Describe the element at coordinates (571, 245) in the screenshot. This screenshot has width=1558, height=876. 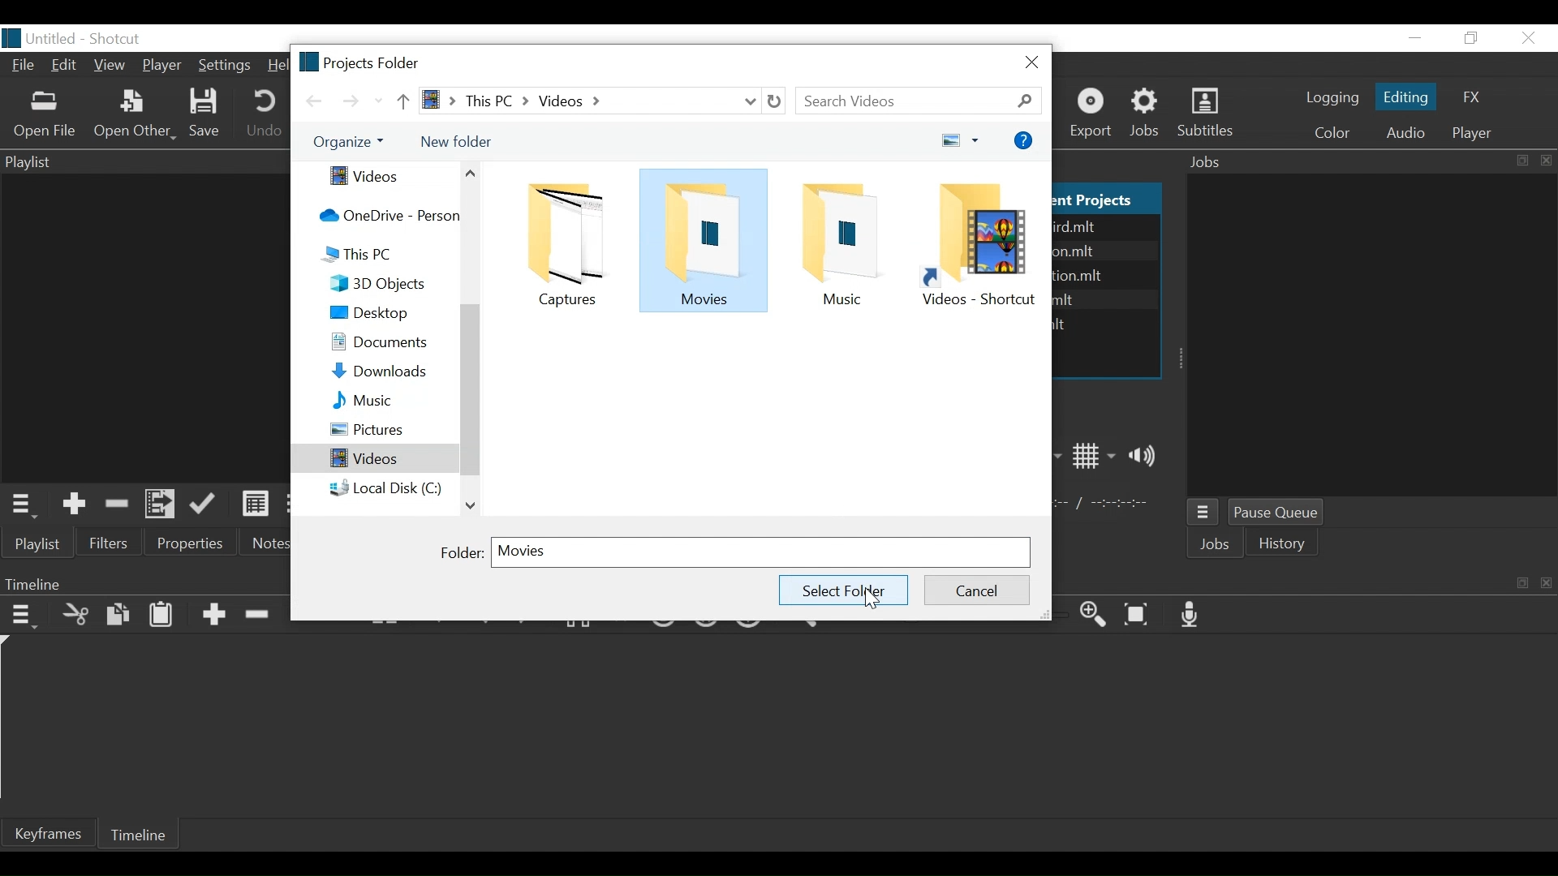
I see `Folder` at that location.